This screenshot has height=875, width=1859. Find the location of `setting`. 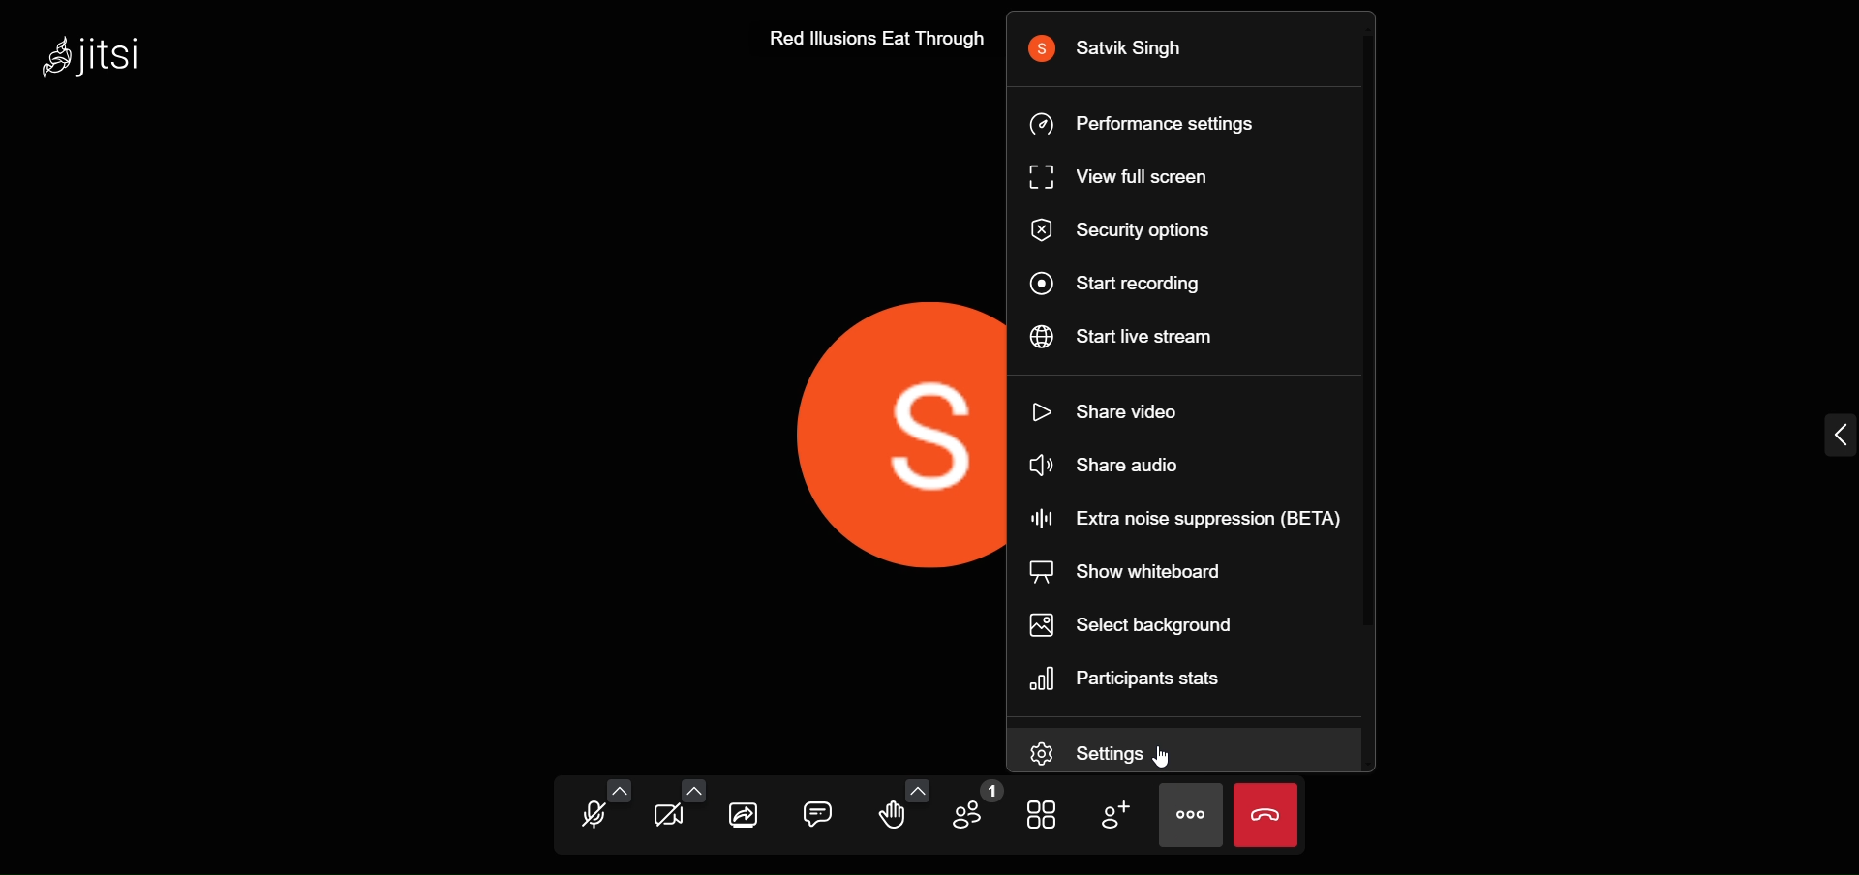

setting is located at coordinates (1114, 751).